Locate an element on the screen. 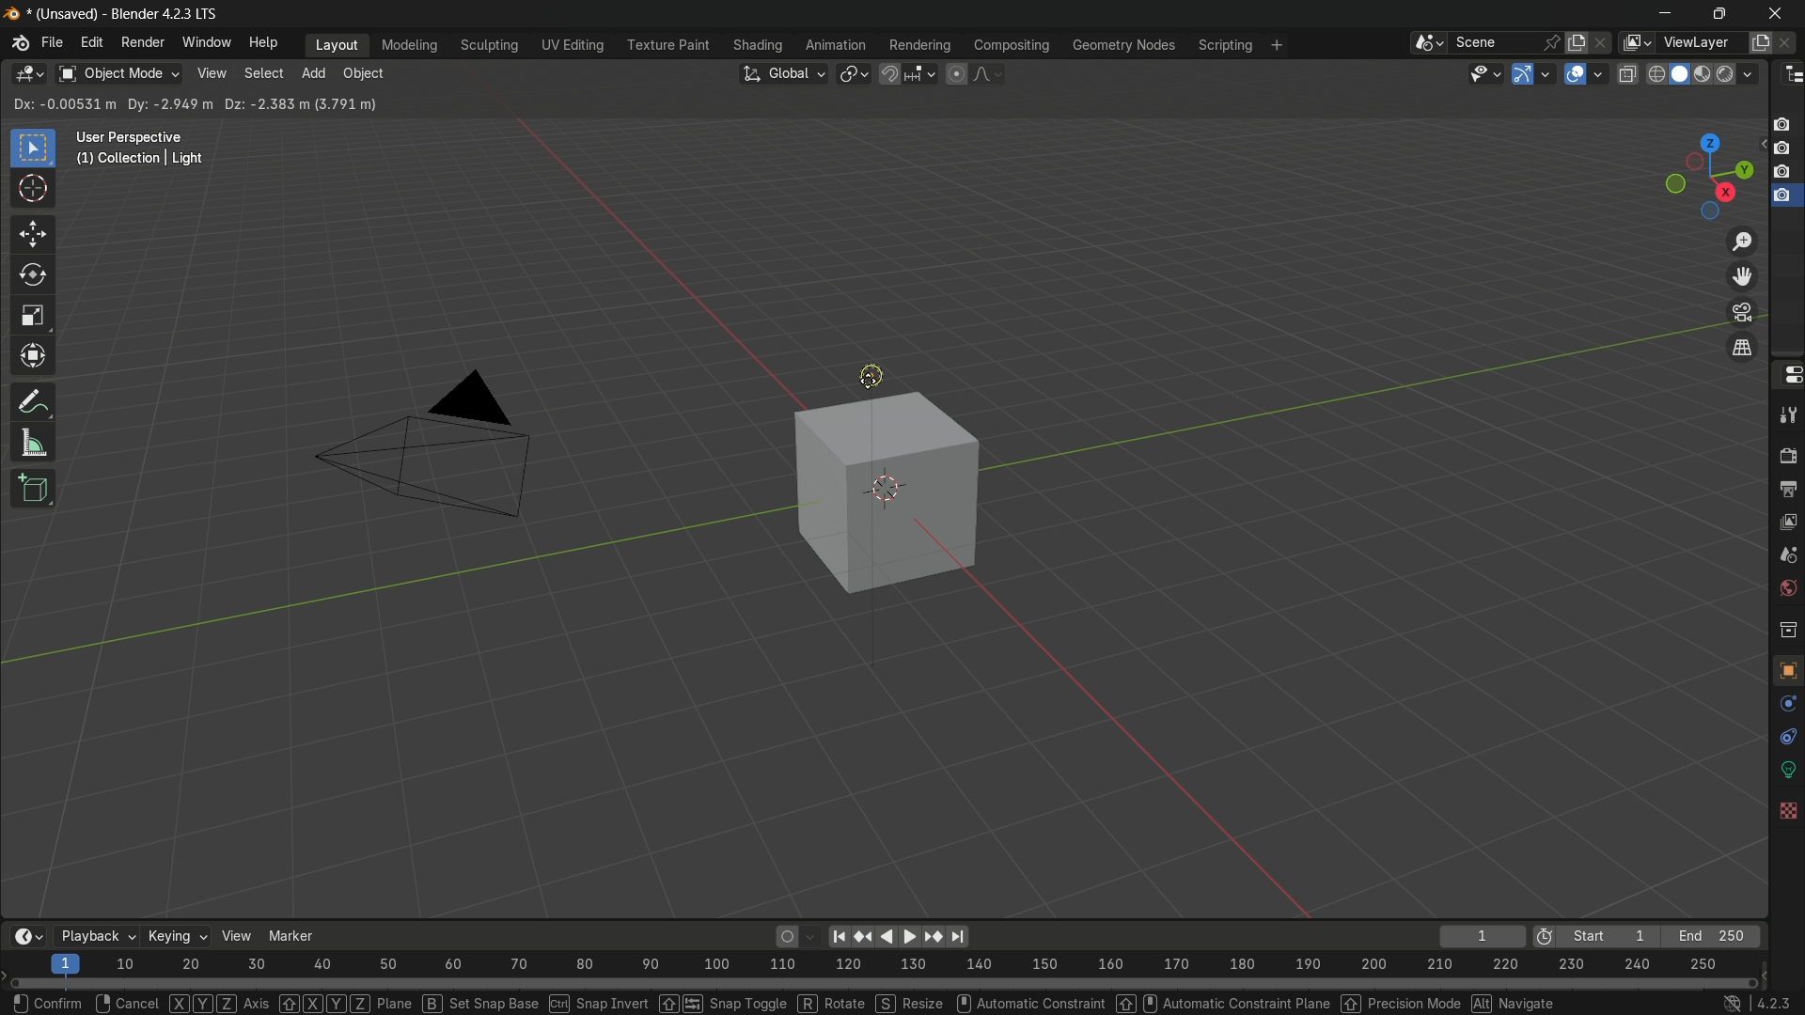 The height and width of the screenshot is (1015, 1805). constraints is located at coordinates (1786, 804).